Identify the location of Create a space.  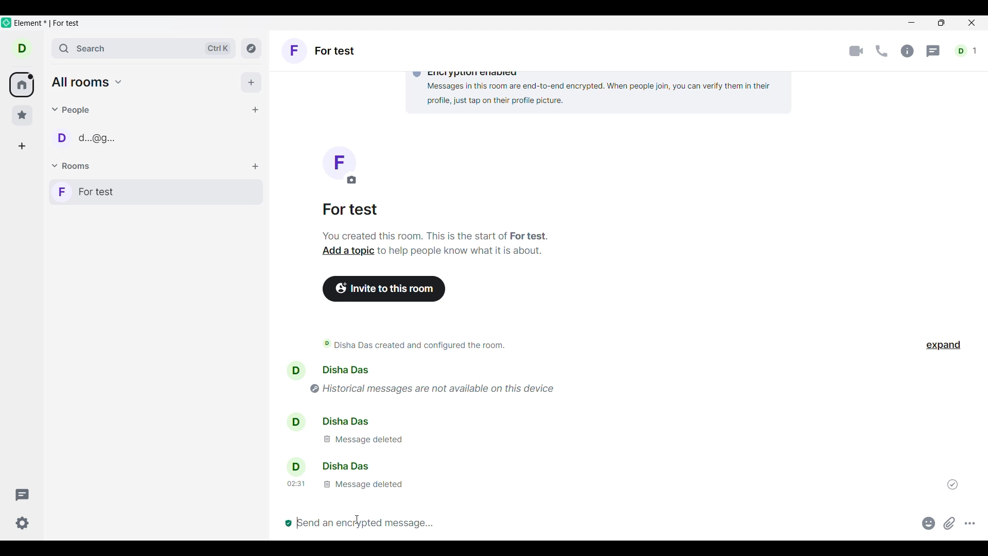
(22, 146).